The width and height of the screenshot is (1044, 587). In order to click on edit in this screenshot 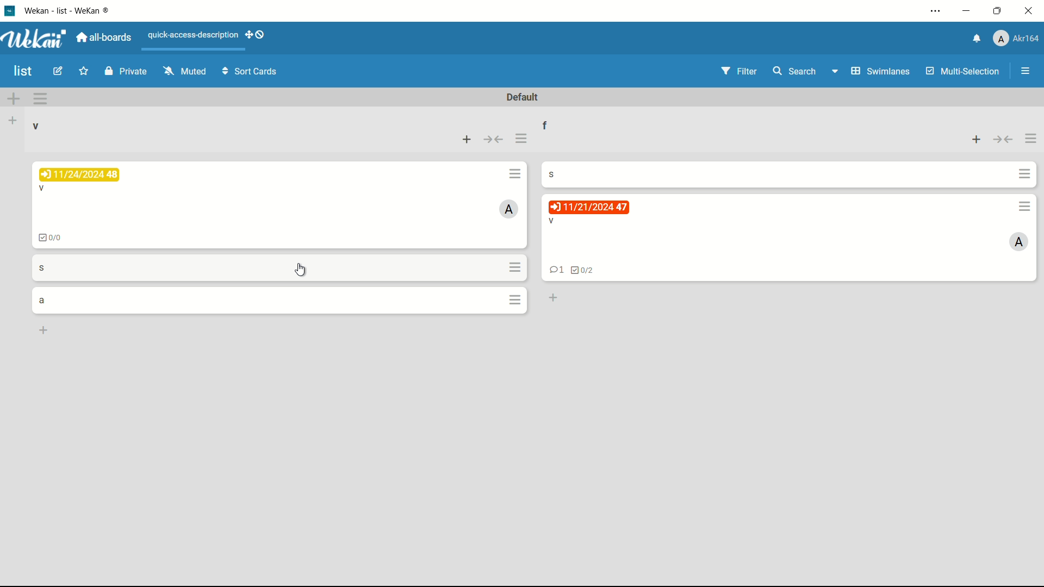, I will do `click(58, 72)`.